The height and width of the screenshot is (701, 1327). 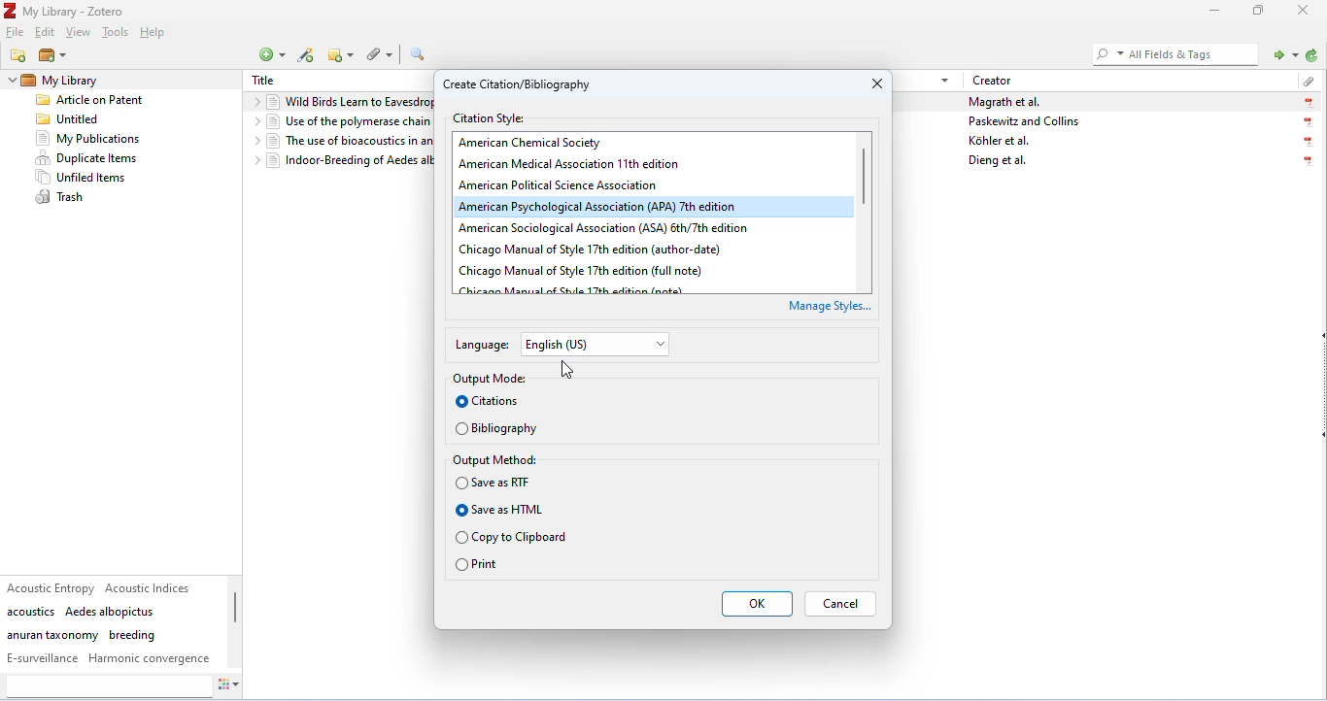 What do you see at coordinates (866, 182) in the screenshot?
I see `vertical slider` at bounding box center [866, 182].